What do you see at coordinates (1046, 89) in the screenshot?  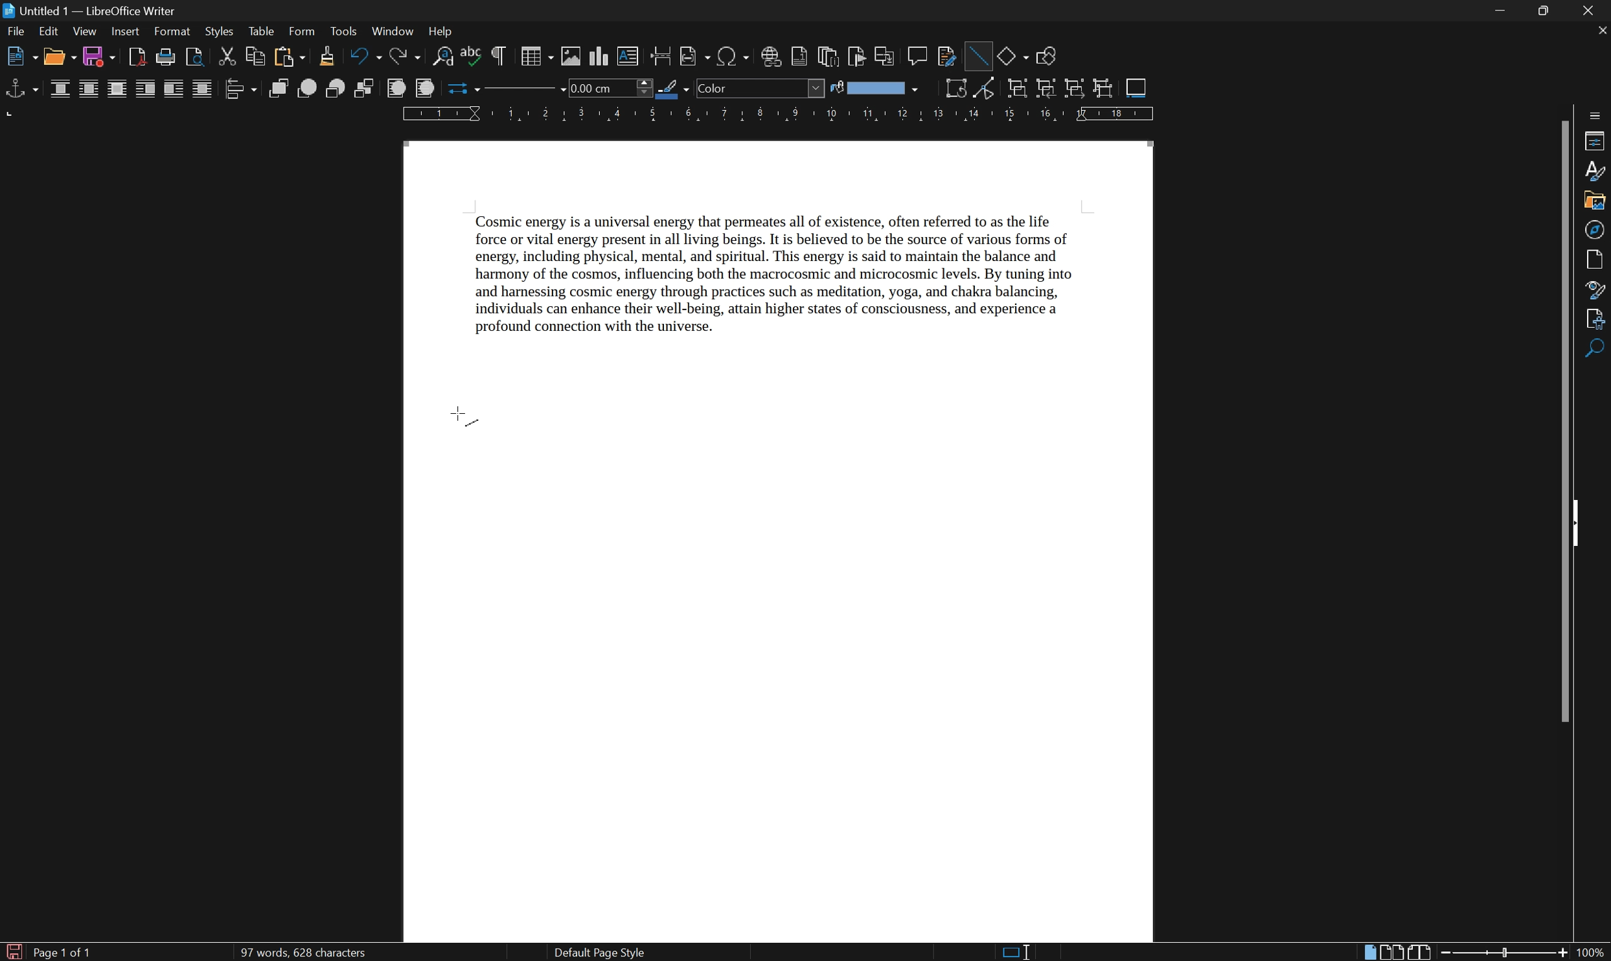 I see `enter group` at bounding box center [1046, 89].